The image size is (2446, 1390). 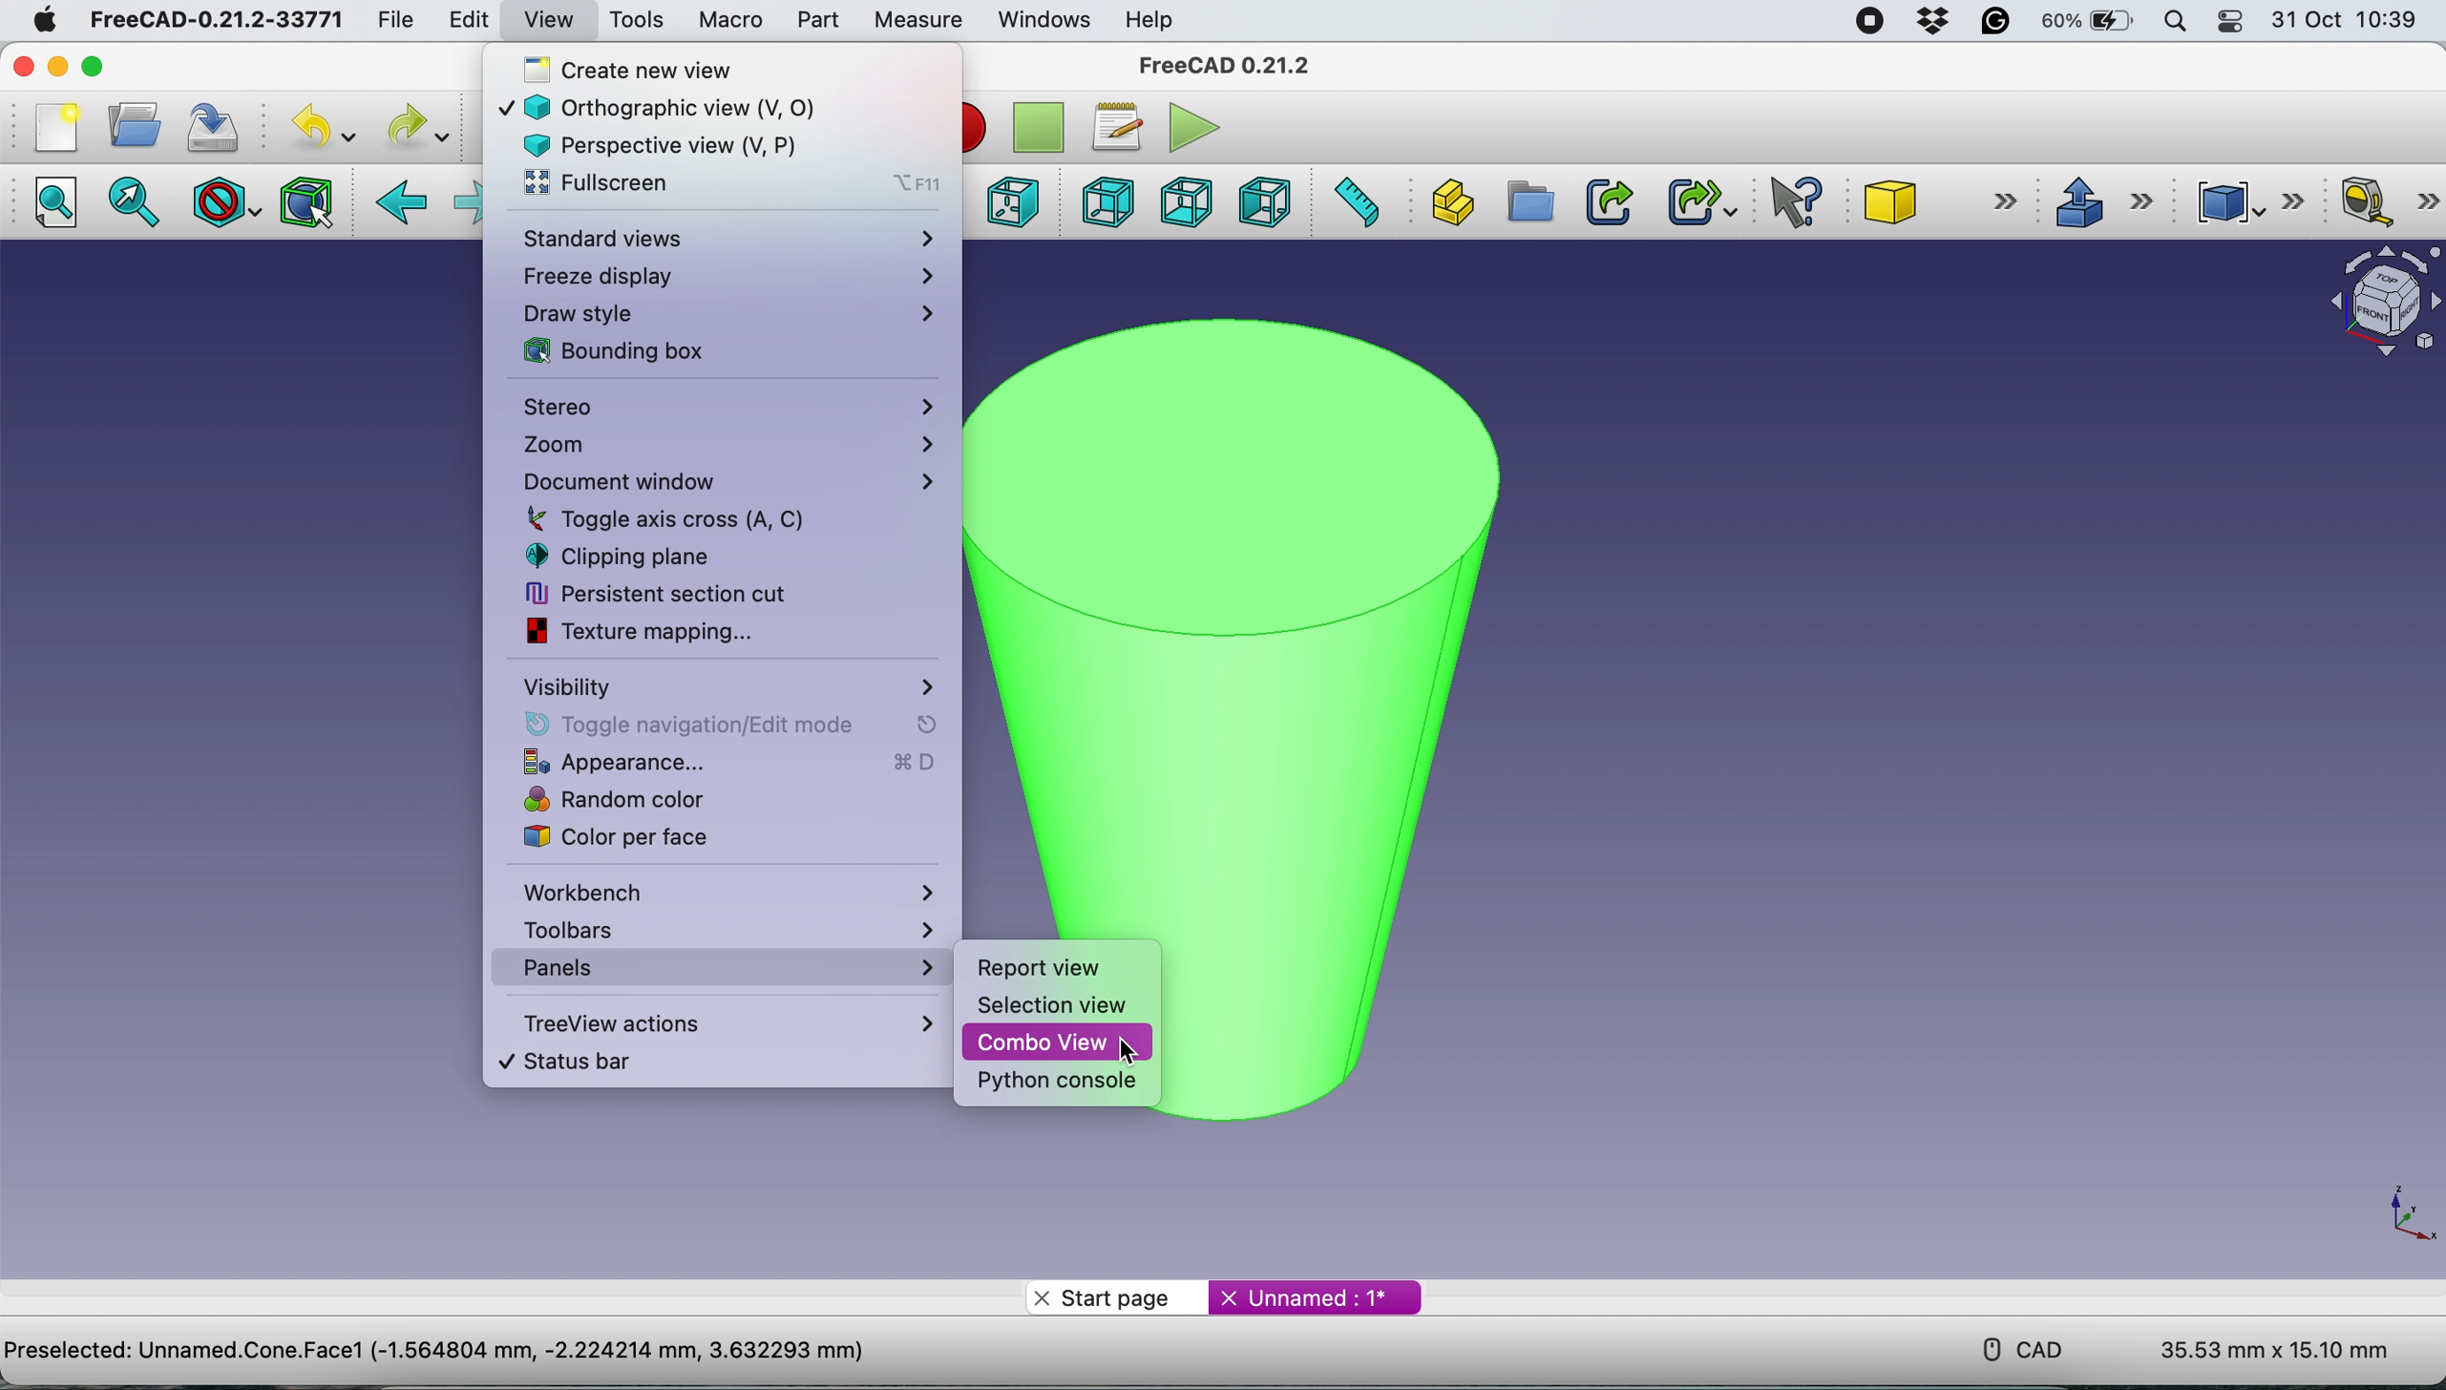 I want to click on system logo, so click(x=32, y=18).